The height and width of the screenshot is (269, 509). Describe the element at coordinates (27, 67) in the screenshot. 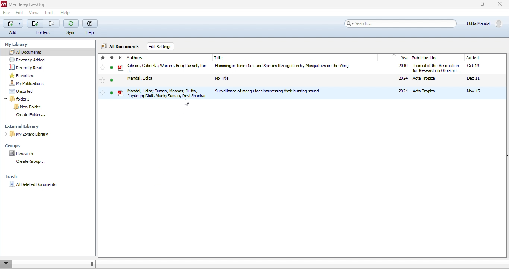

I see `recently read` at that location.